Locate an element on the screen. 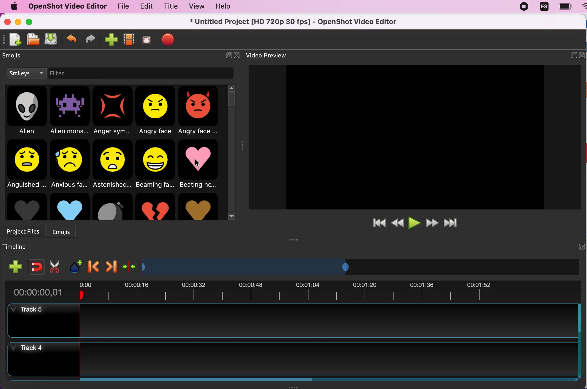 The height and width of the screenshot is (389, 587). add track is located at coordinates (16, 267).